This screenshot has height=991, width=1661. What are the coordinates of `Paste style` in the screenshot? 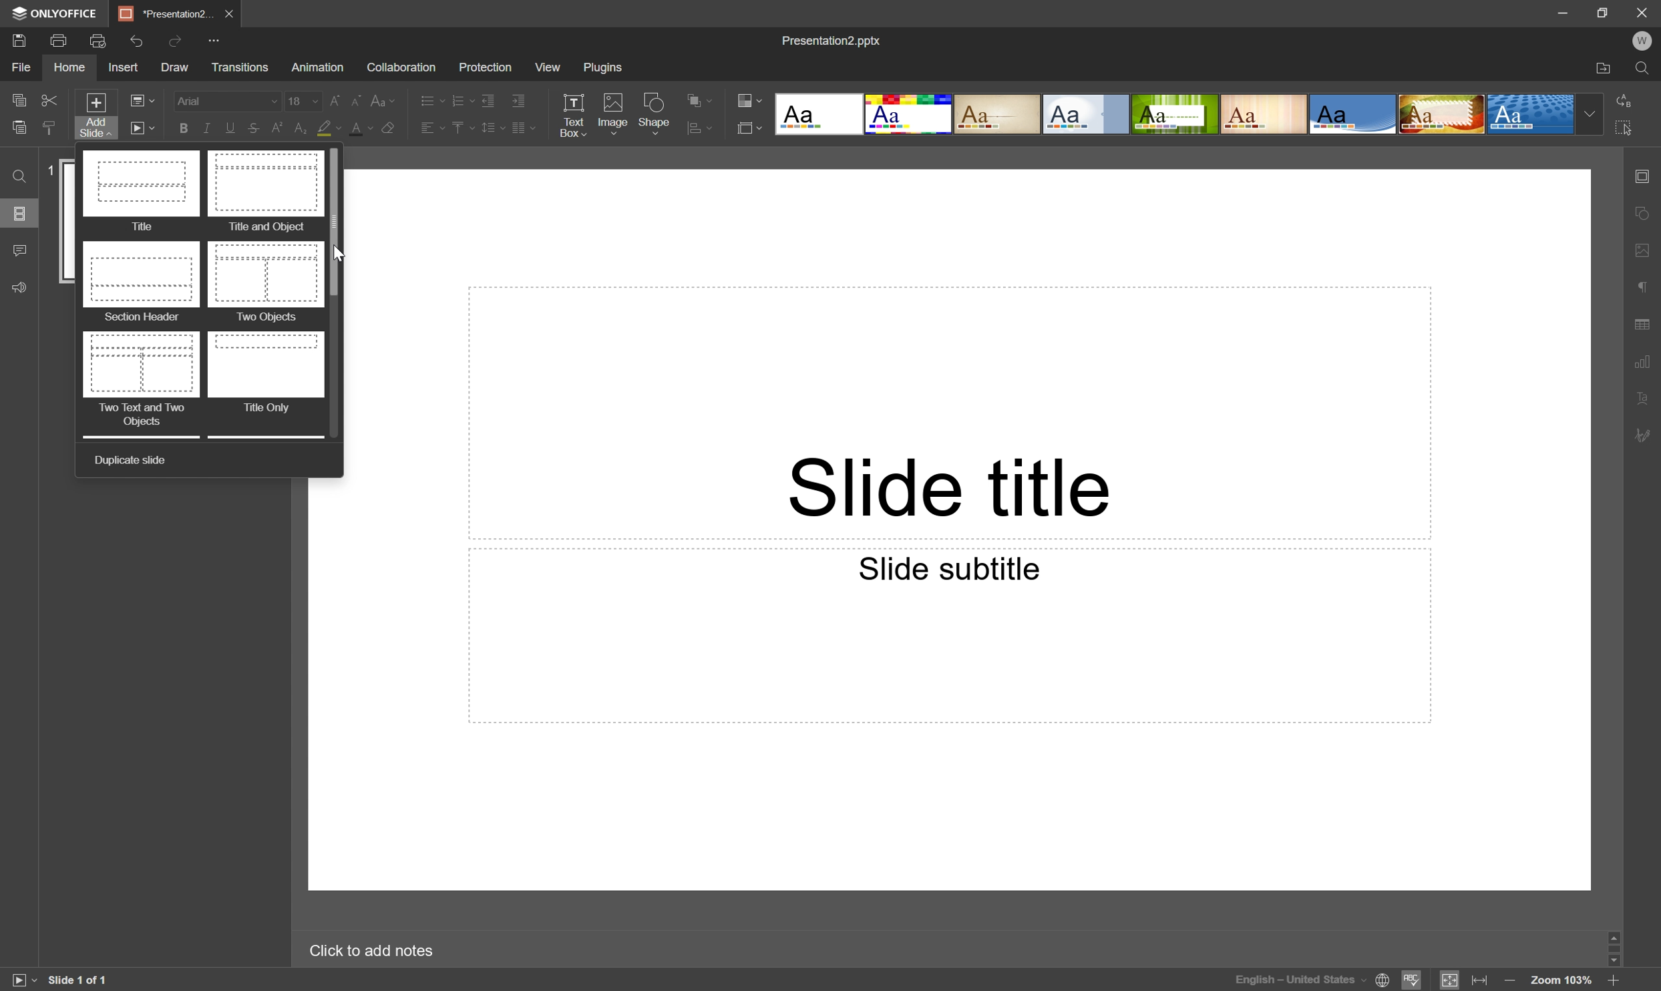 It's located at (48, 129).